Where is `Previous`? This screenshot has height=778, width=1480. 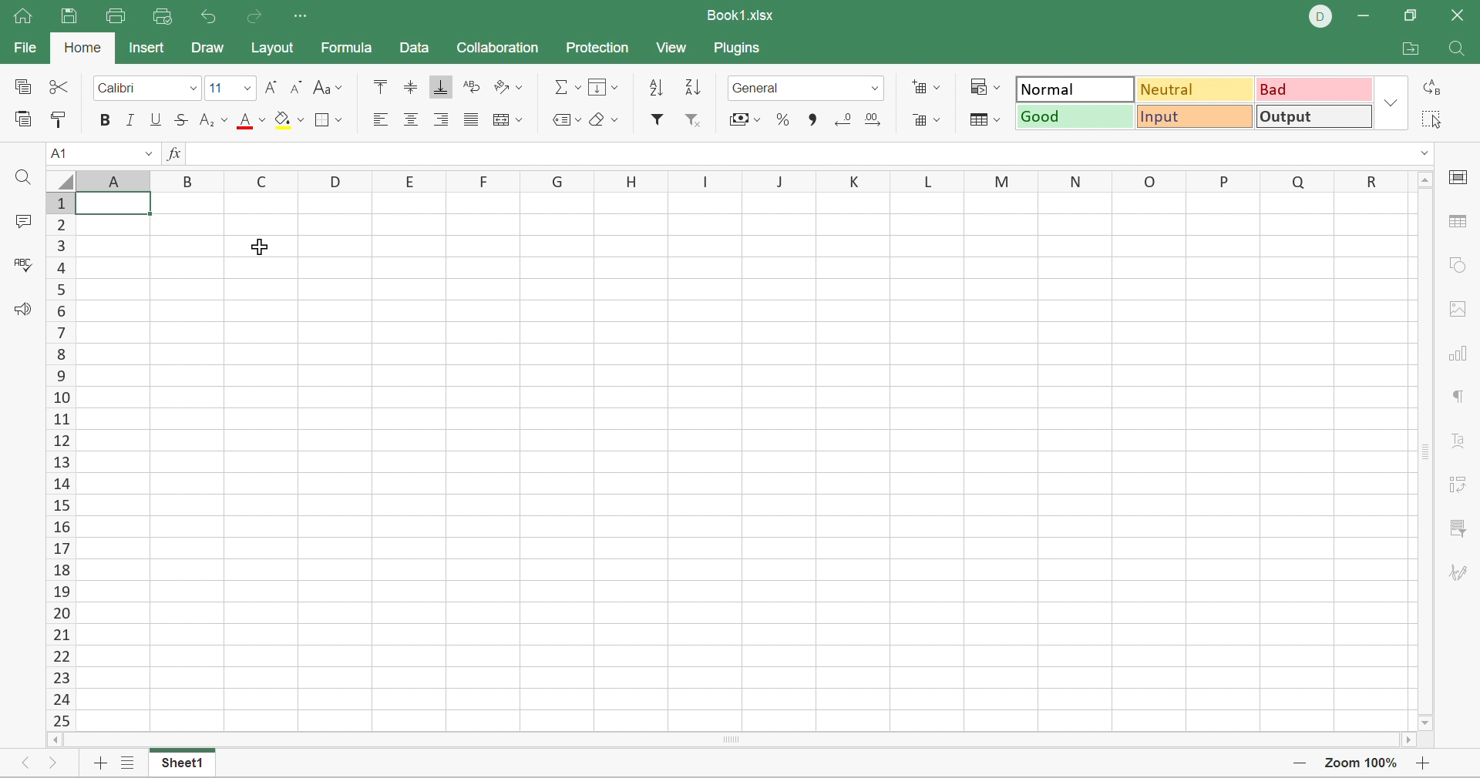 Previous is located at coordinates (21, 763).